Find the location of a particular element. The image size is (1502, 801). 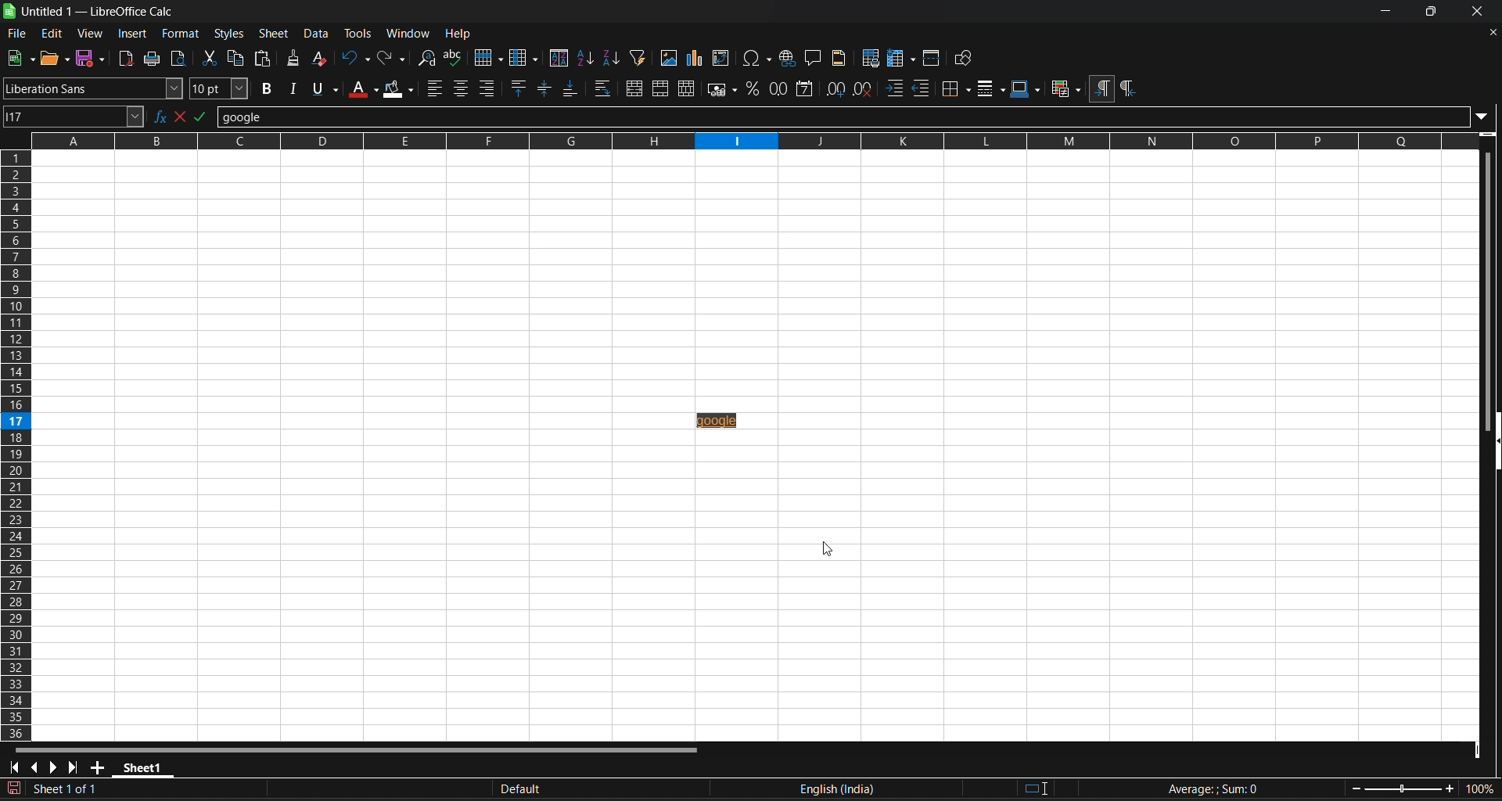

column is located at coordinates (526, 56).